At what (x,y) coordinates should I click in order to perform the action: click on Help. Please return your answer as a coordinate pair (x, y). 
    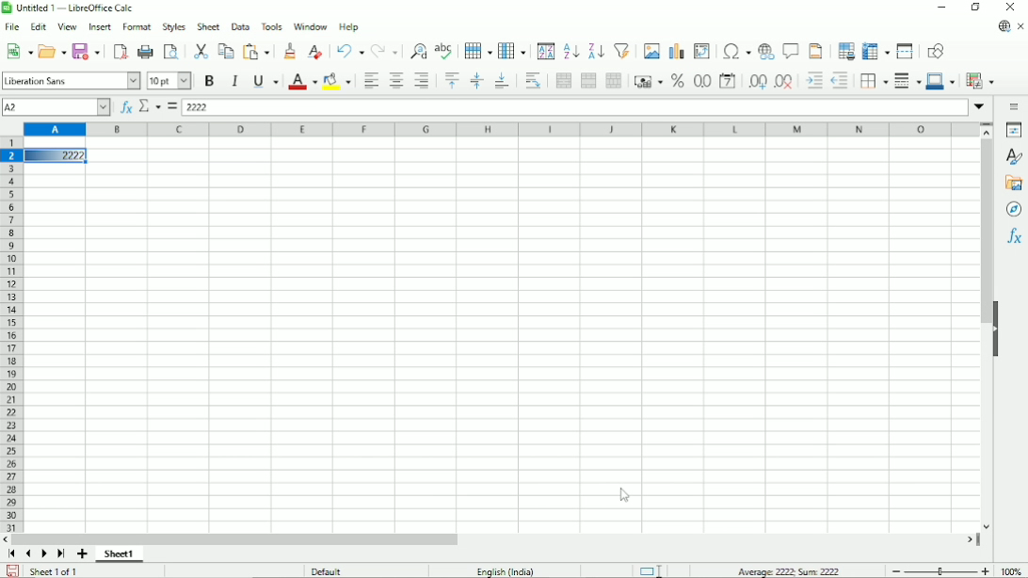
    Looking at the image, I should click on (349, 27).